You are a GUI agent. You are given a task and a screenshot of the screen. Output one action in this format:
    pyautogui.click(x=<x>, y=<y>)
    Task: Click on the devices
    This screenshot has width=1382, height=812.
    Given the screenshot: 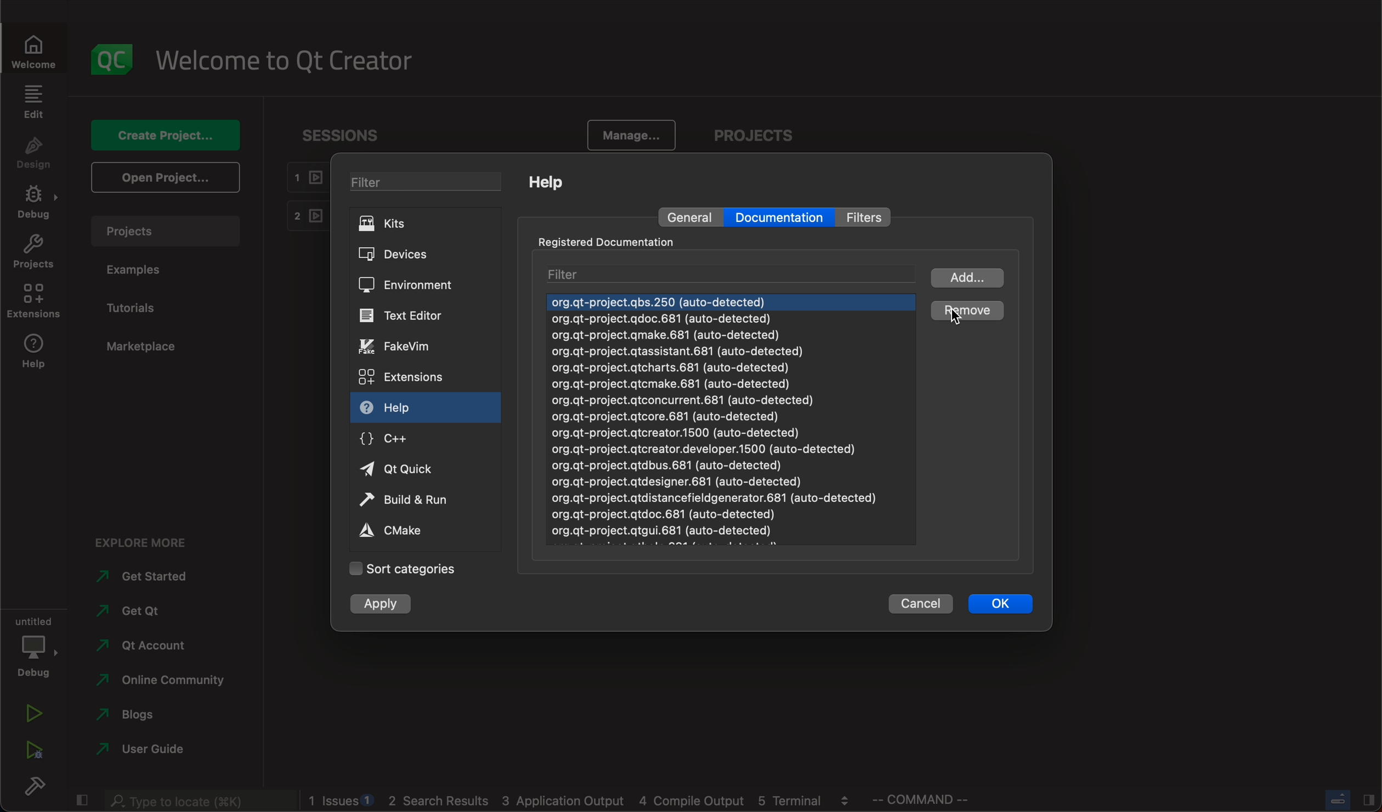 What is the action you would take?
    pyautogui.click(x=420, y=253)
    